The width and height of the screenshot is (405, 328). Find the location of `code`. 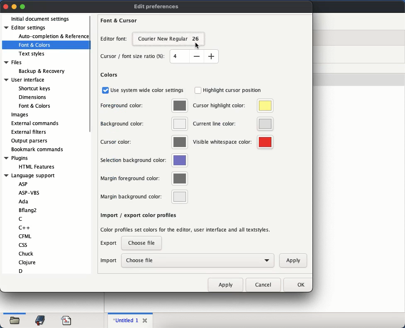

code is located at coordinates (66, 319).